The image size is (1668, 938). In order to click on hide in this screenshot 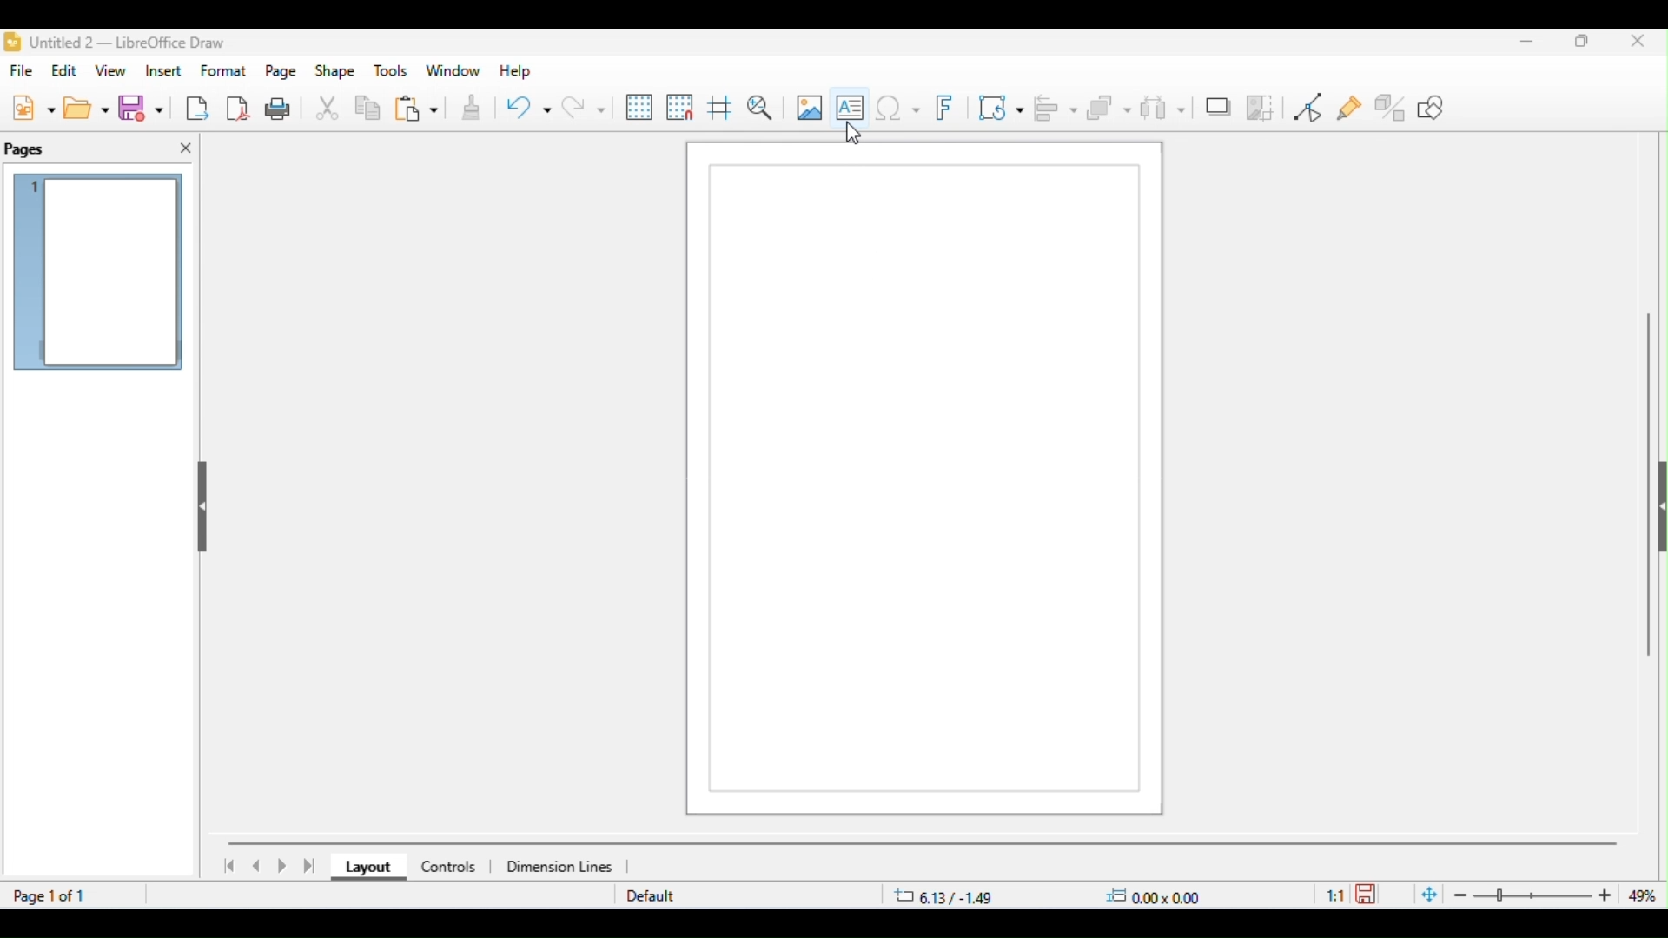, I will do `click(200, 501)`.